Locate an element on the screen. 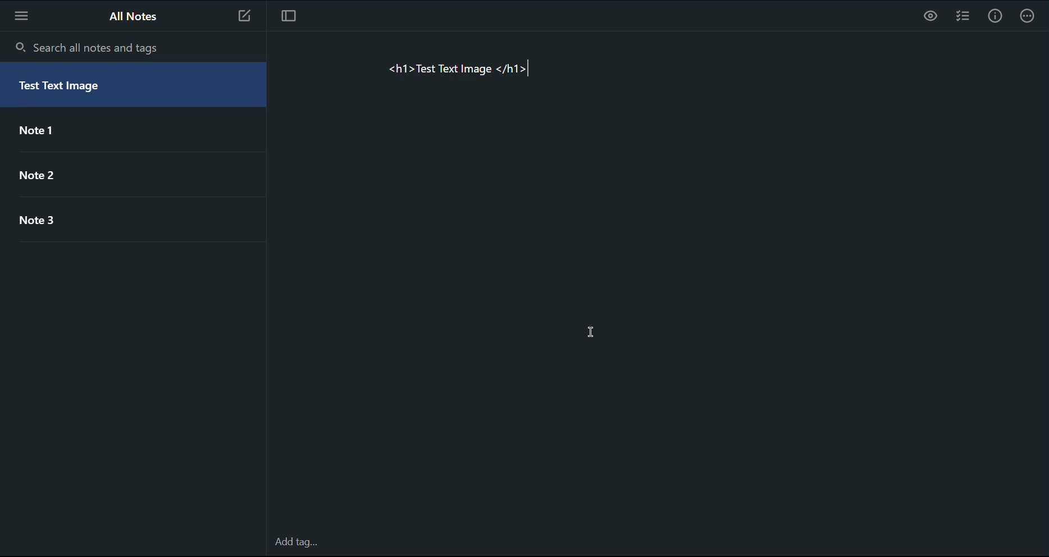 The height and width of the screenshot is (557, 1049). More is located at coordinates (24, 16).